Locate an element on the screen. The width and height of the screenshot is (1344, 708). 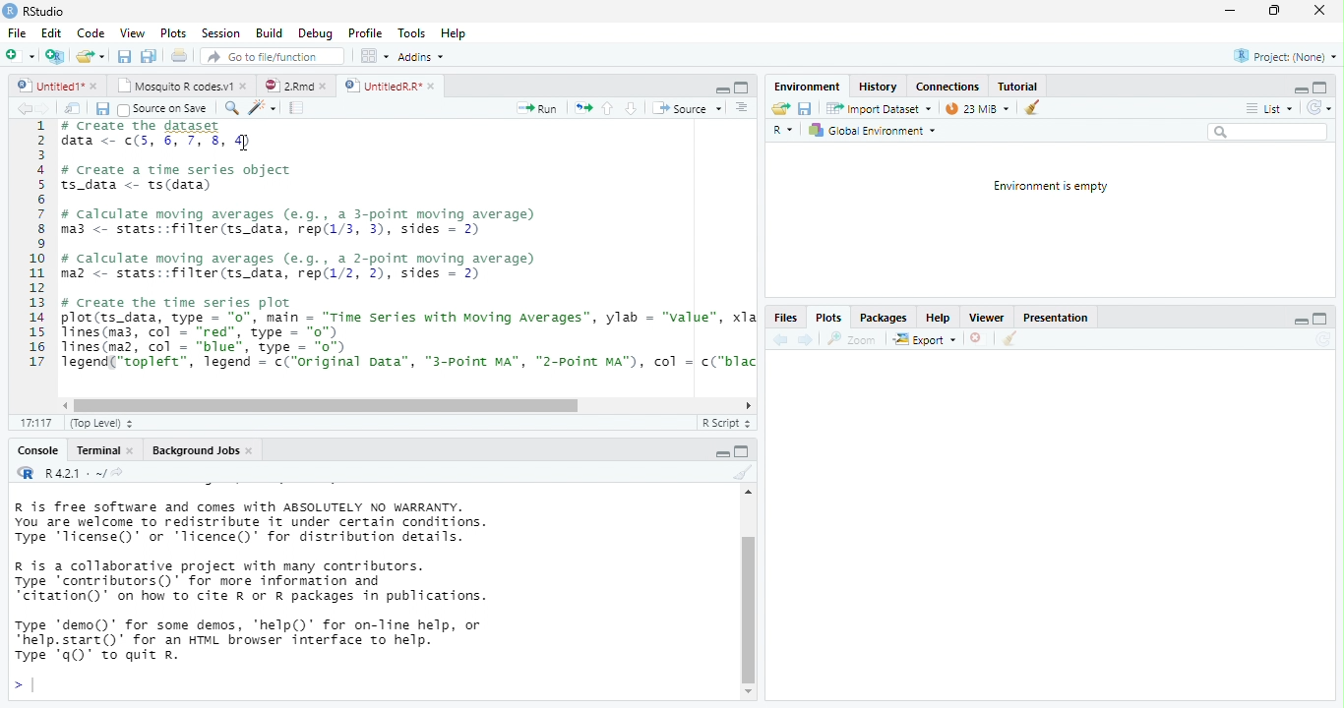
R is located at coordinates (785, 132).